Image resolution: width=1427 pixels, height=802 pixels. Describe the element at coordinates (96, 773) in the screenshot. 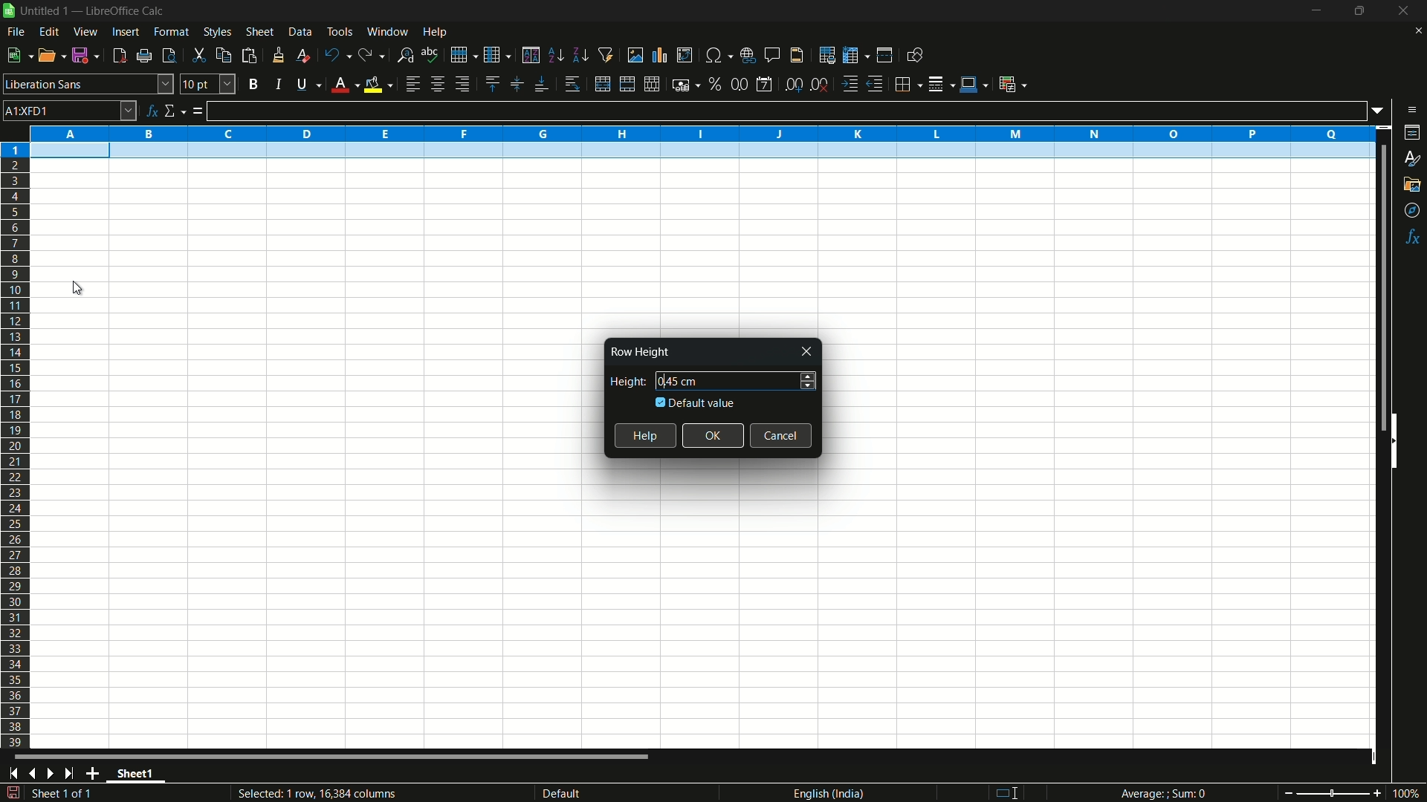

I see `add sheet` at that location.